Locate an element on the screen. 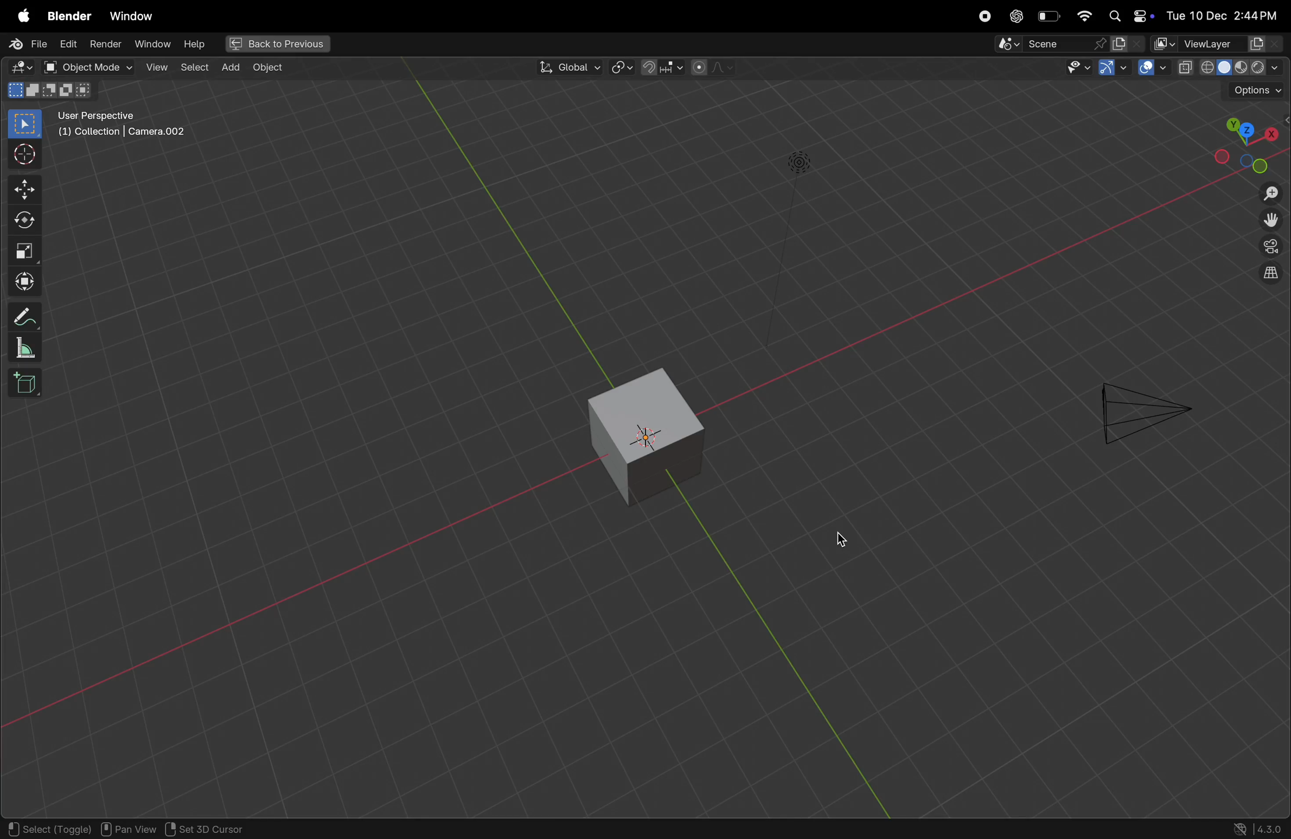 The height and width of the screenshot is (839, 1291). options is located at coordinates (1256, 93).